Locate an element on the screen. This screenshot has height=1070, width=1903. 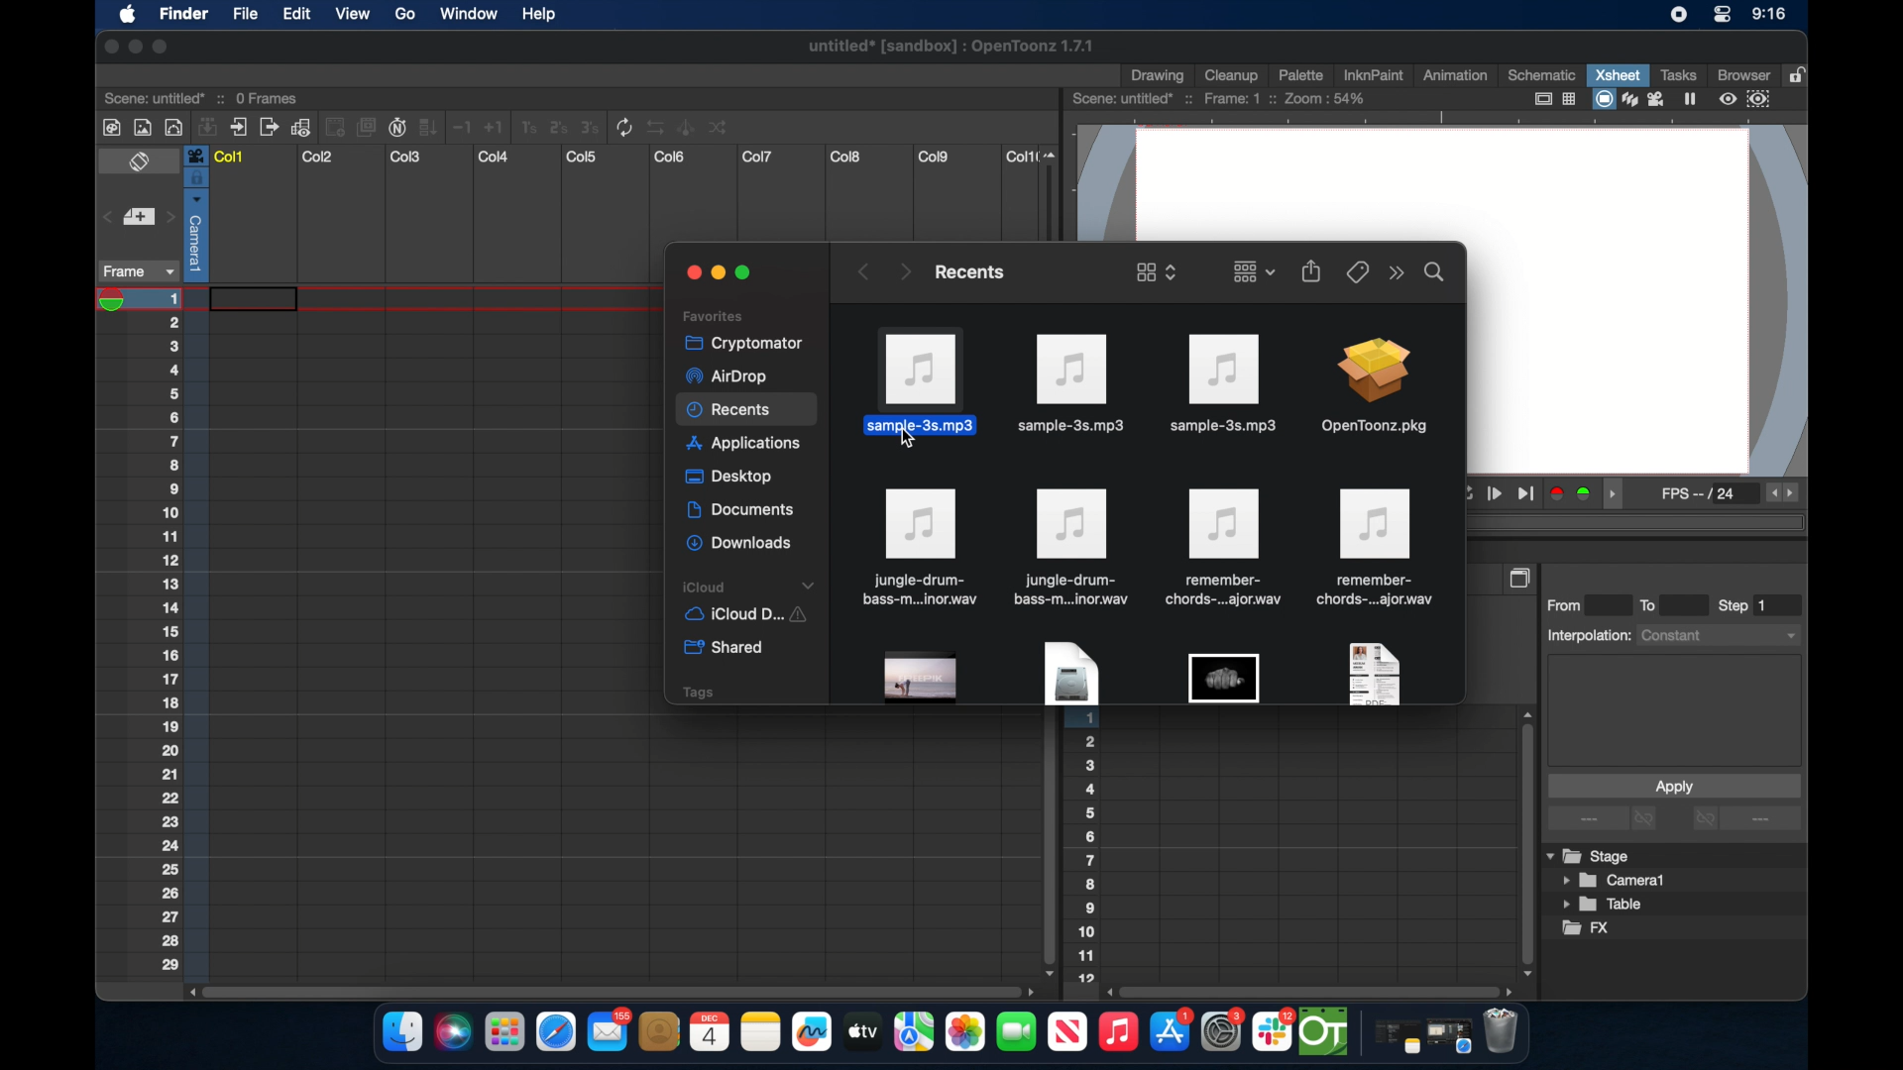
file name is located at coordinates (952, 50).